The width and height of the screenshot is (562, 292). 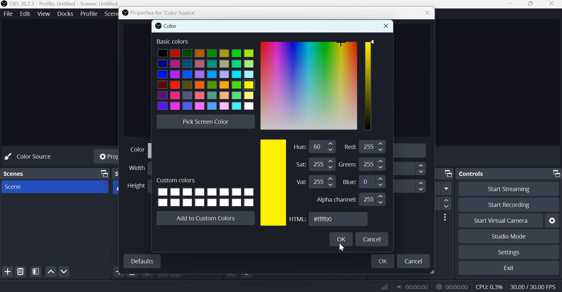 What do you see at coordinates (174, 41) in the screenshot?
I see `Basic colors` at bounding box center [174, 41].